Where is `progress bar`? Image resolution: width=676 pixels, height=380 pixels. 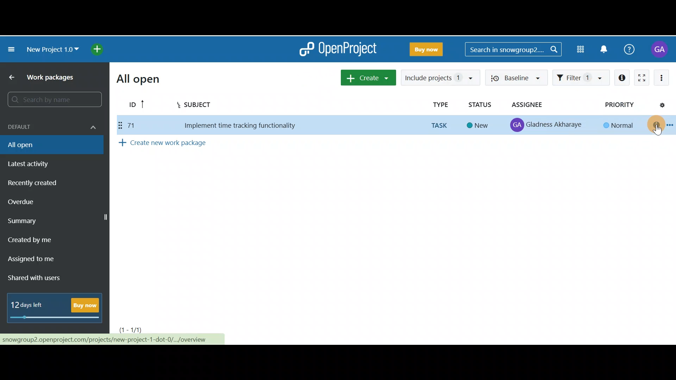 progress bar is located at coordinates (56, 318).